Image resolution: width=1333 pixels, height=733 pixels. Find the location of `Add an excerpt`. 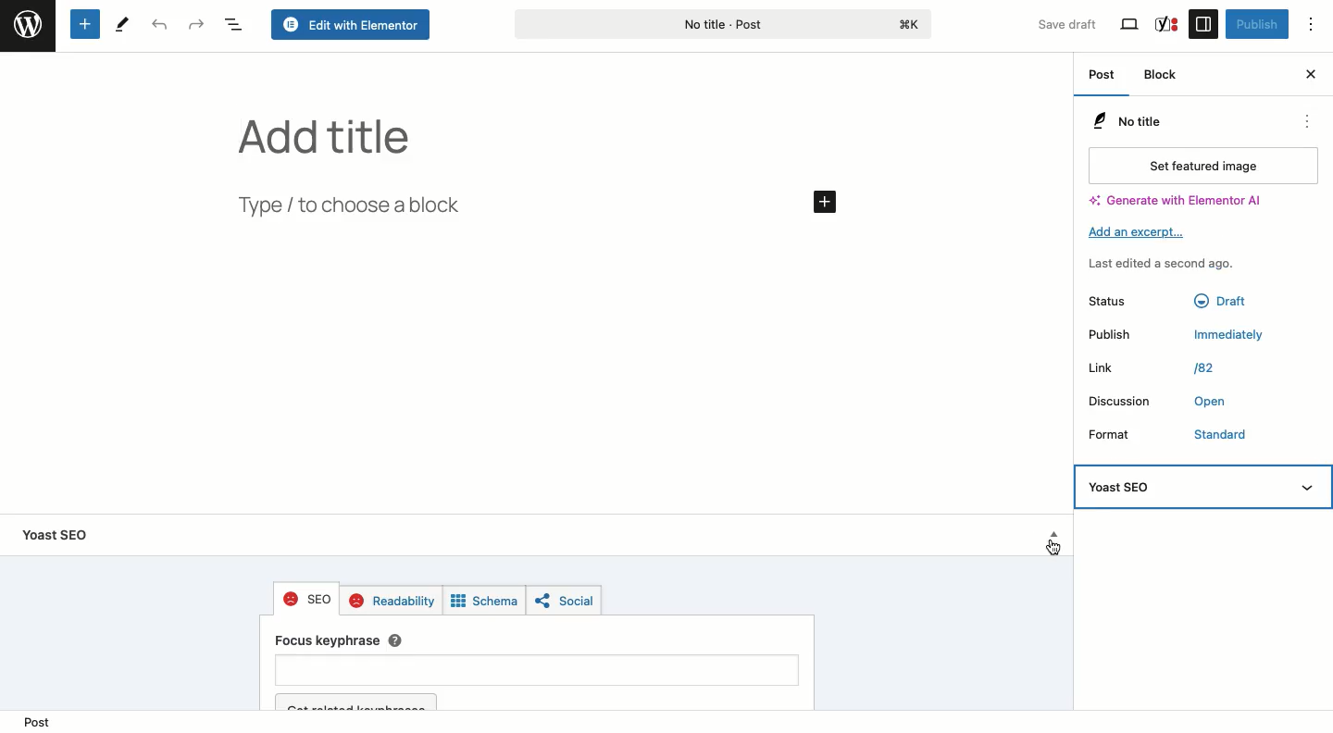

Add an excerpt is located at coordinates (1143, 232).